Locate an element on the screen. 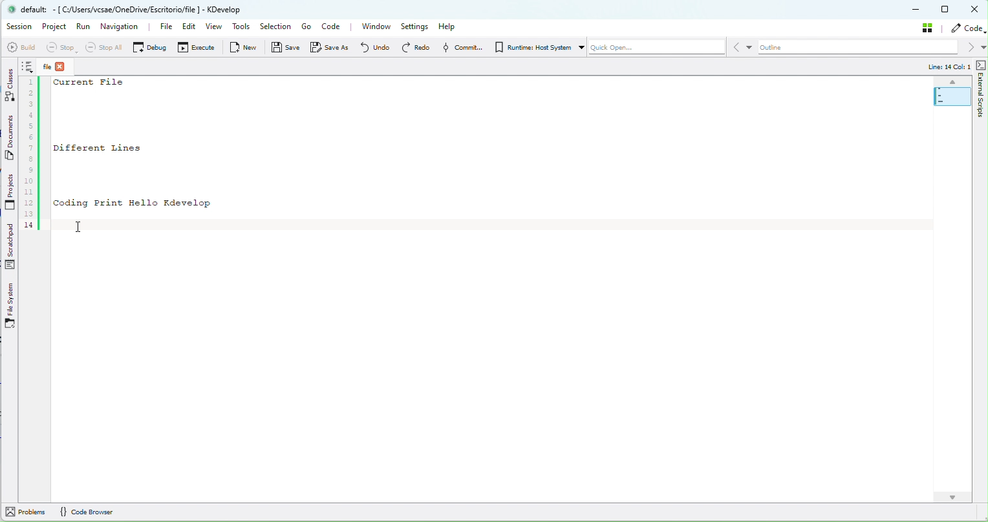 The width and height of the screenshot is (988, 522). Execute is located at coordinates (198, 49).